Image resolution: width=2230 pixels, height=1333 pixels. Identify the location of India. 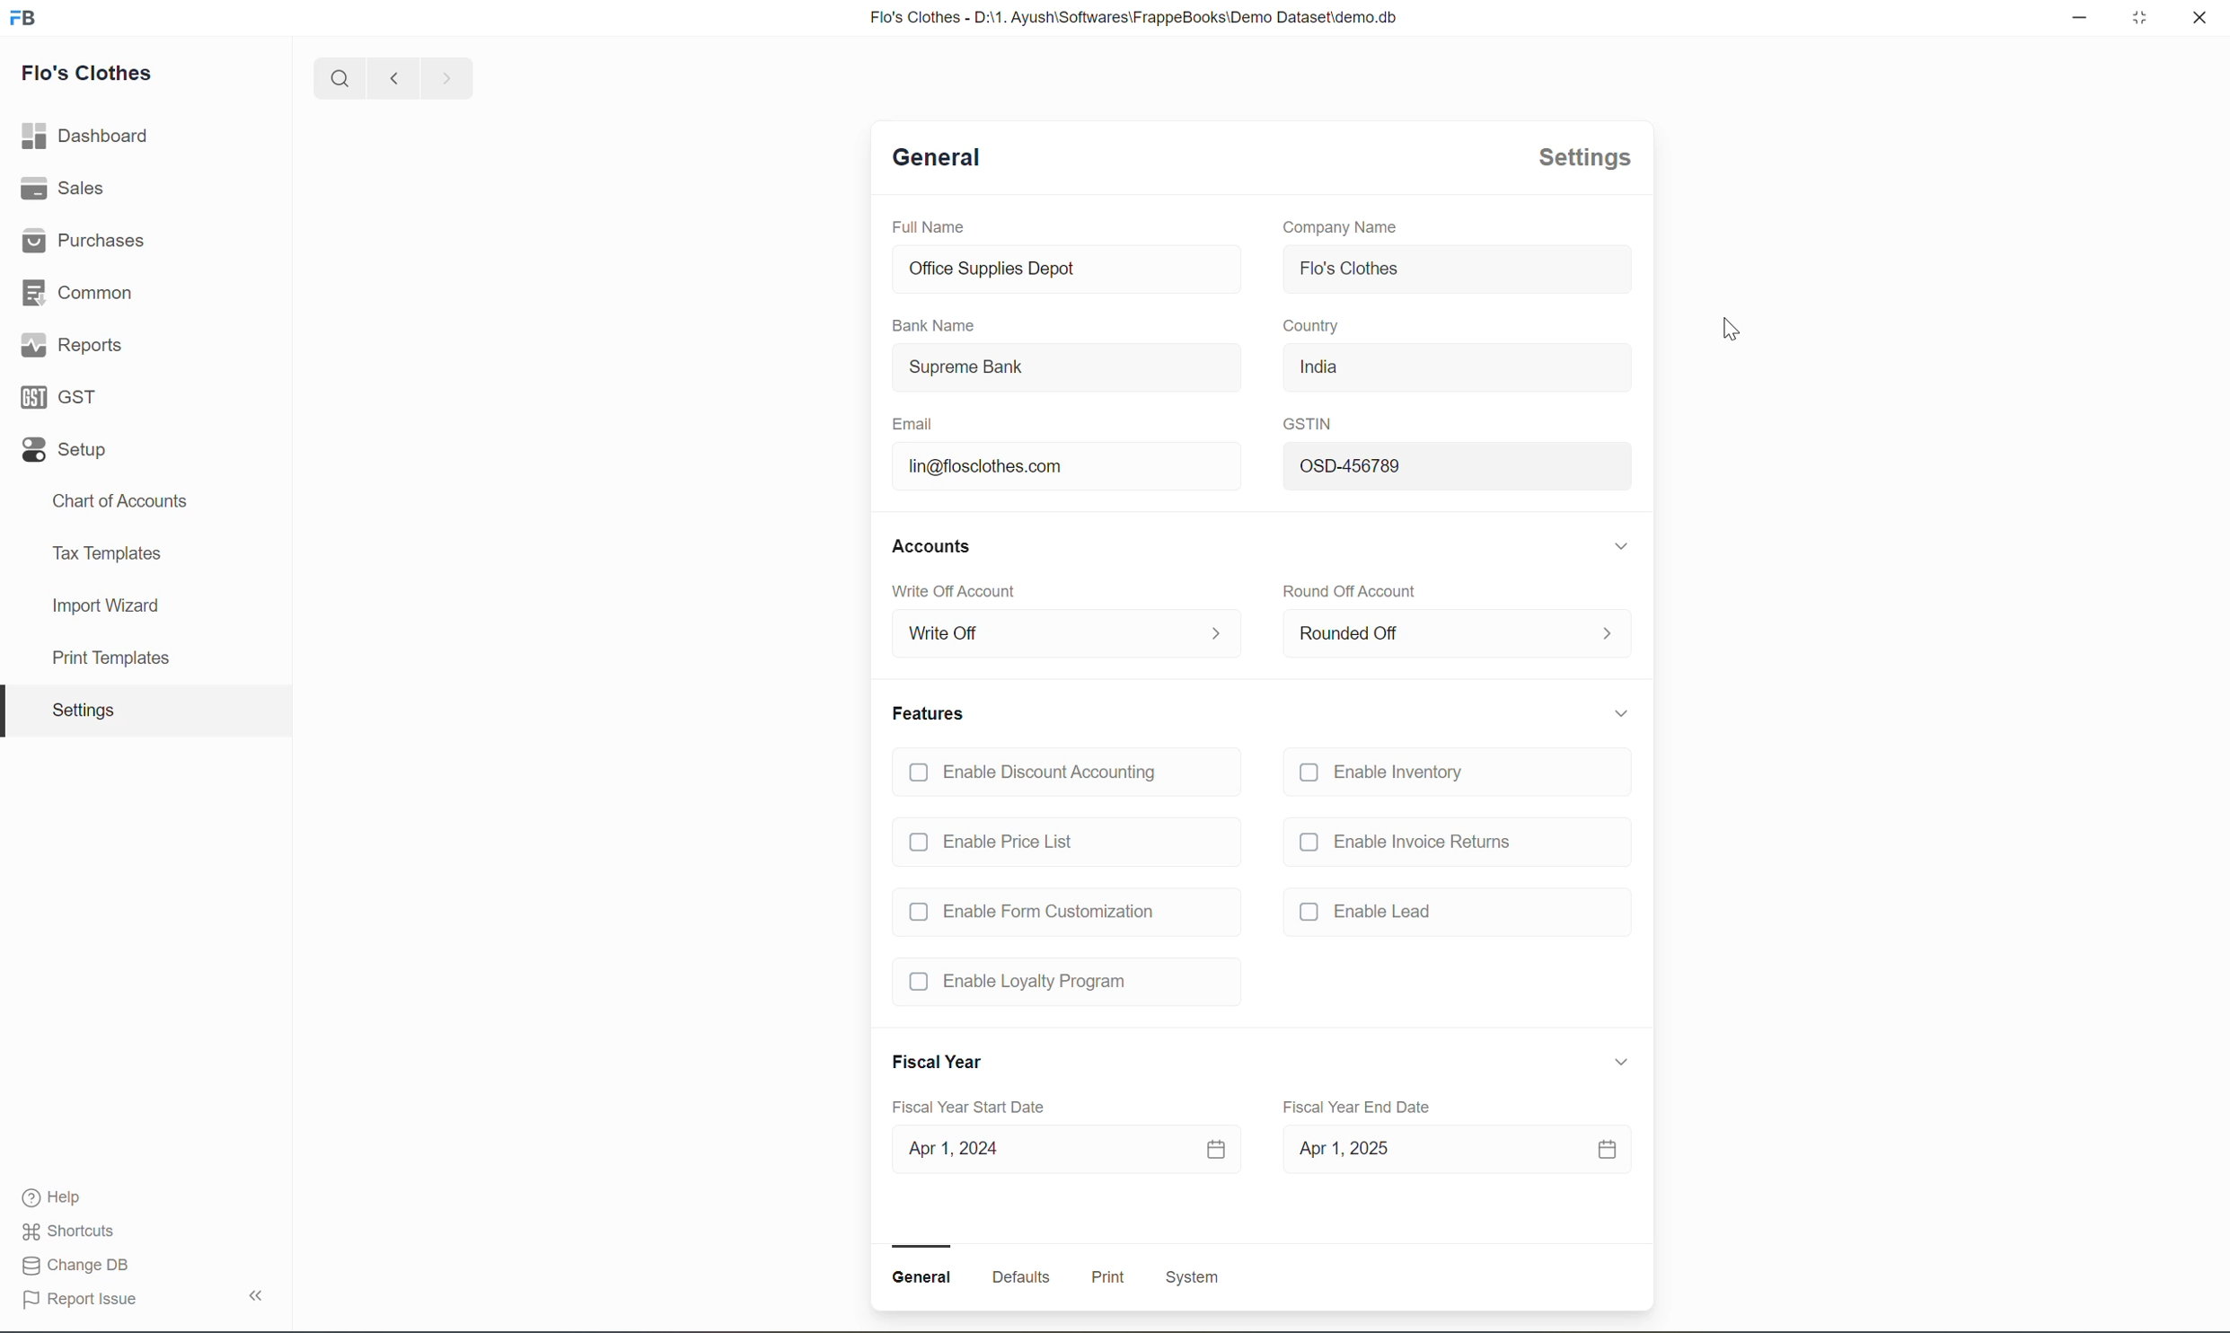
(1456, 368).